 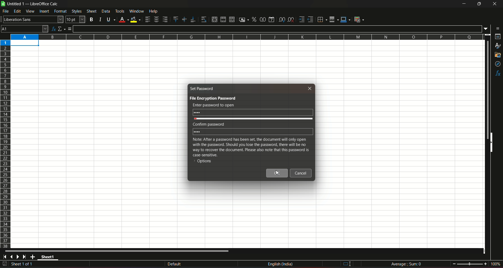 What do you see at coordinates (301, 19) in the screenshot?
I see `increase indent` at bounding box center [301, 19].